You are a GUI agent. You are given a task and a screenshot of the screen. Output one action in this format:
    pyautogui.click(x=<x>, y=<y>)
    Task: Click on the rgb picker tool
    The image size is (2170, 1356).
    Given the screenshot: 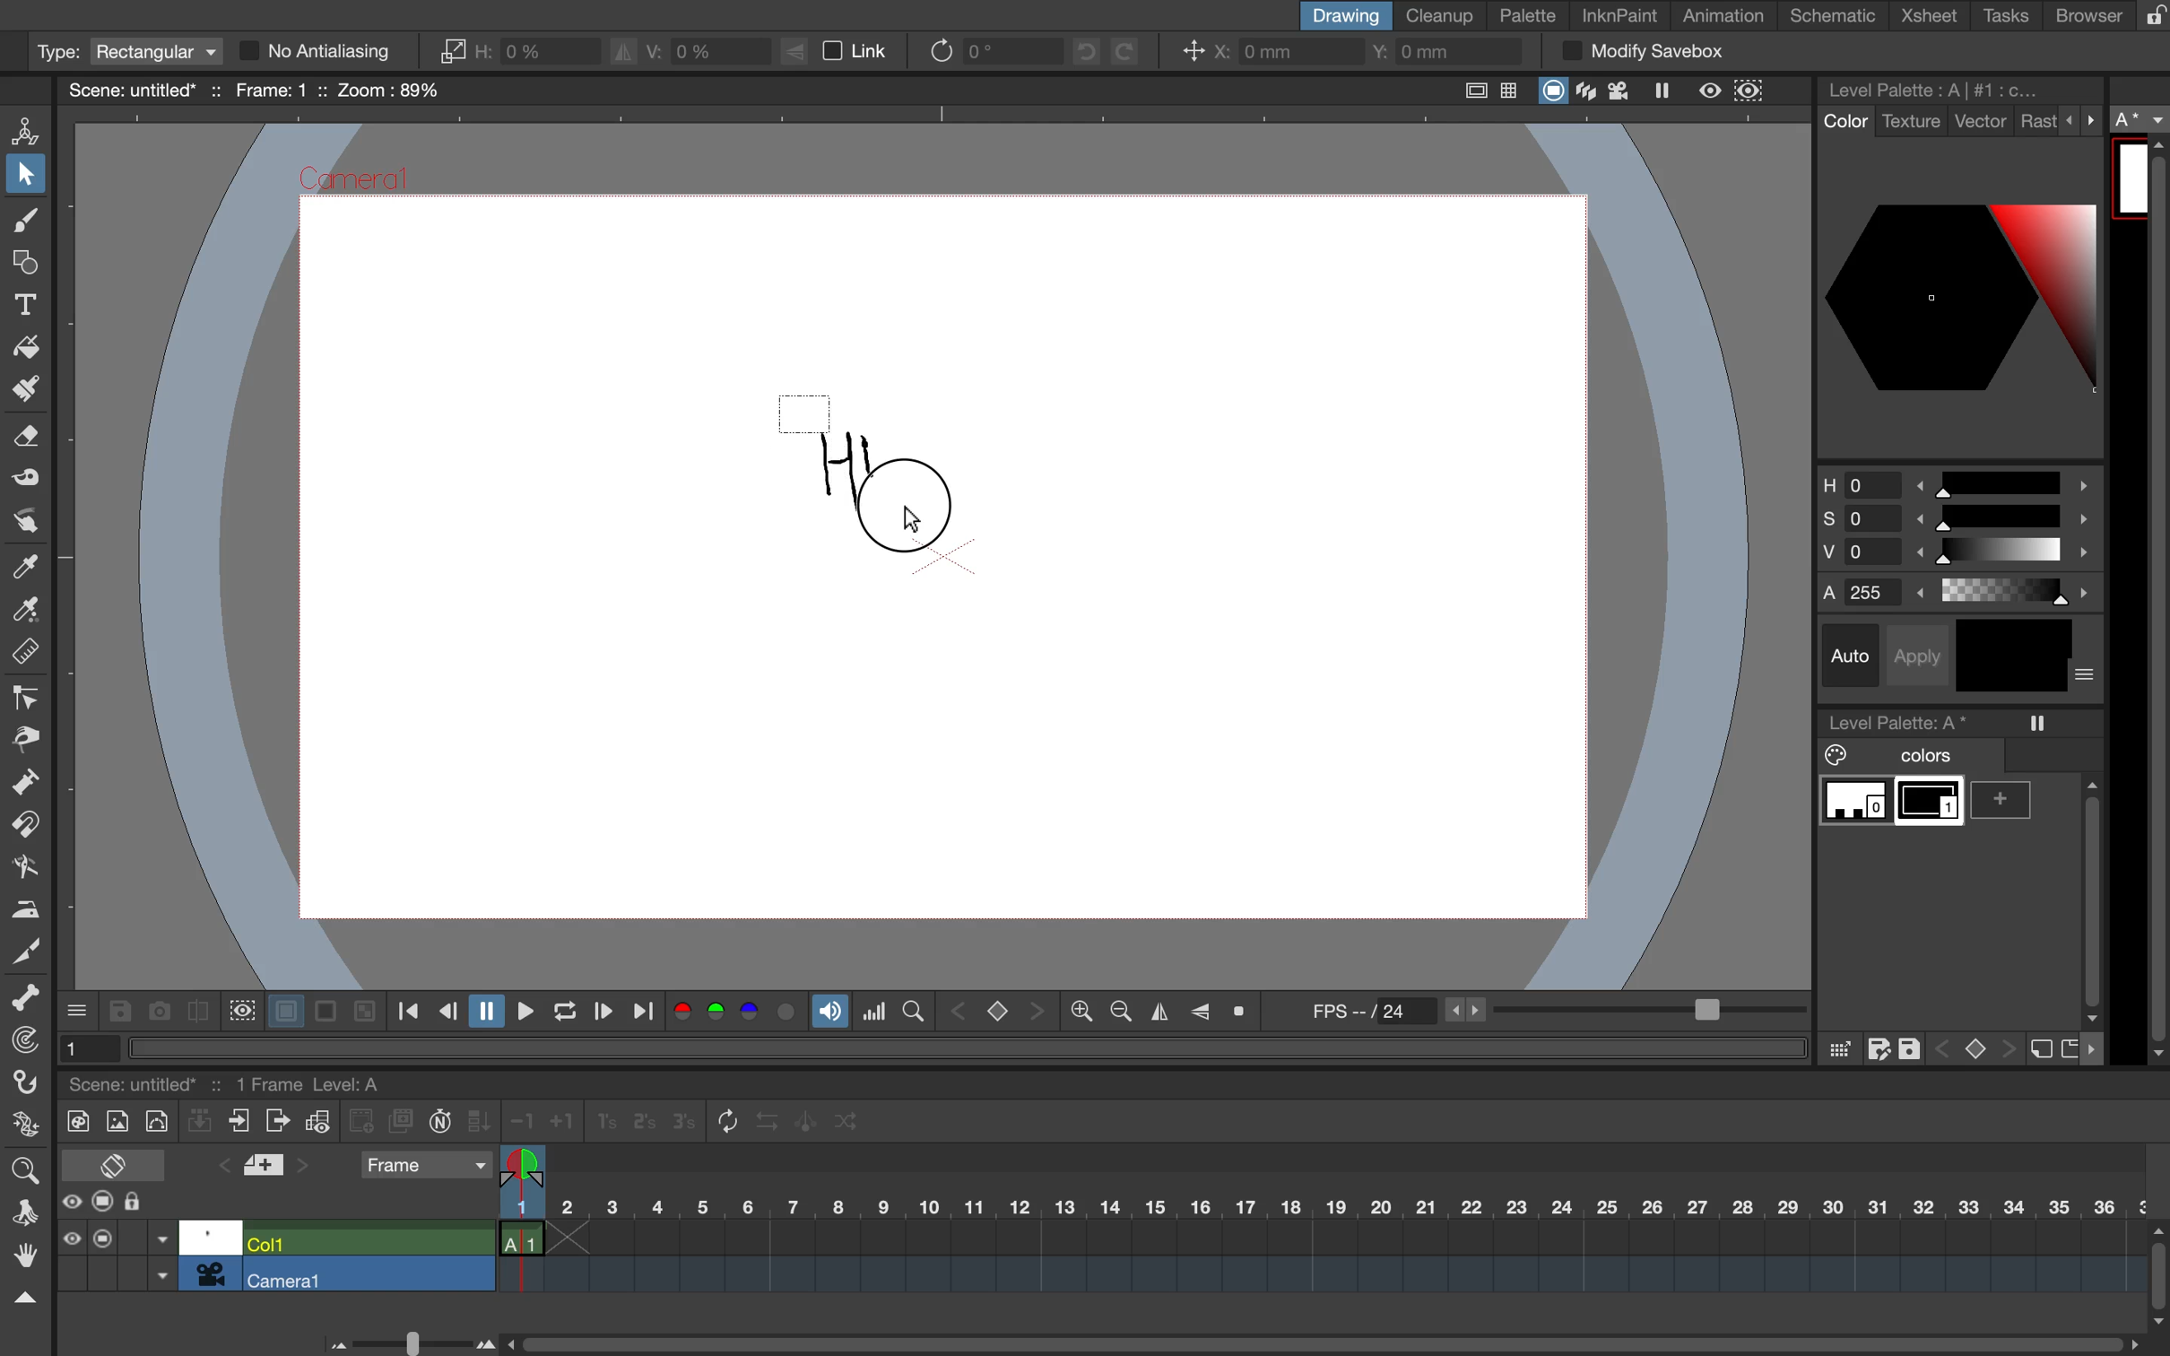 What is the action you would take?
    pyautogui.click(x=22, y=611)
    